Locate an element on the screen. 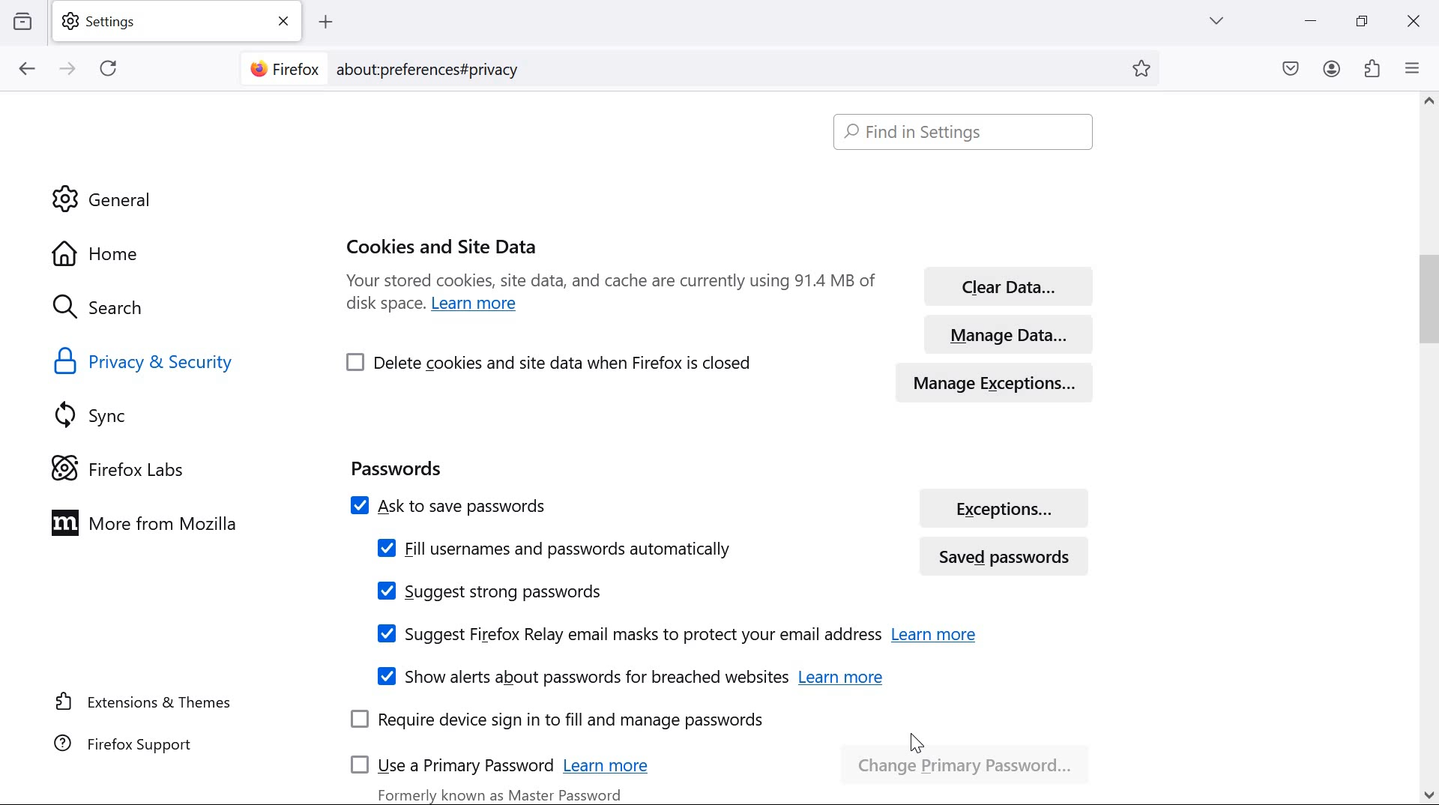 The height and width of the screenshot is (805, 1439). Manage Exceptions...  is located at coordinates (1010, 379).